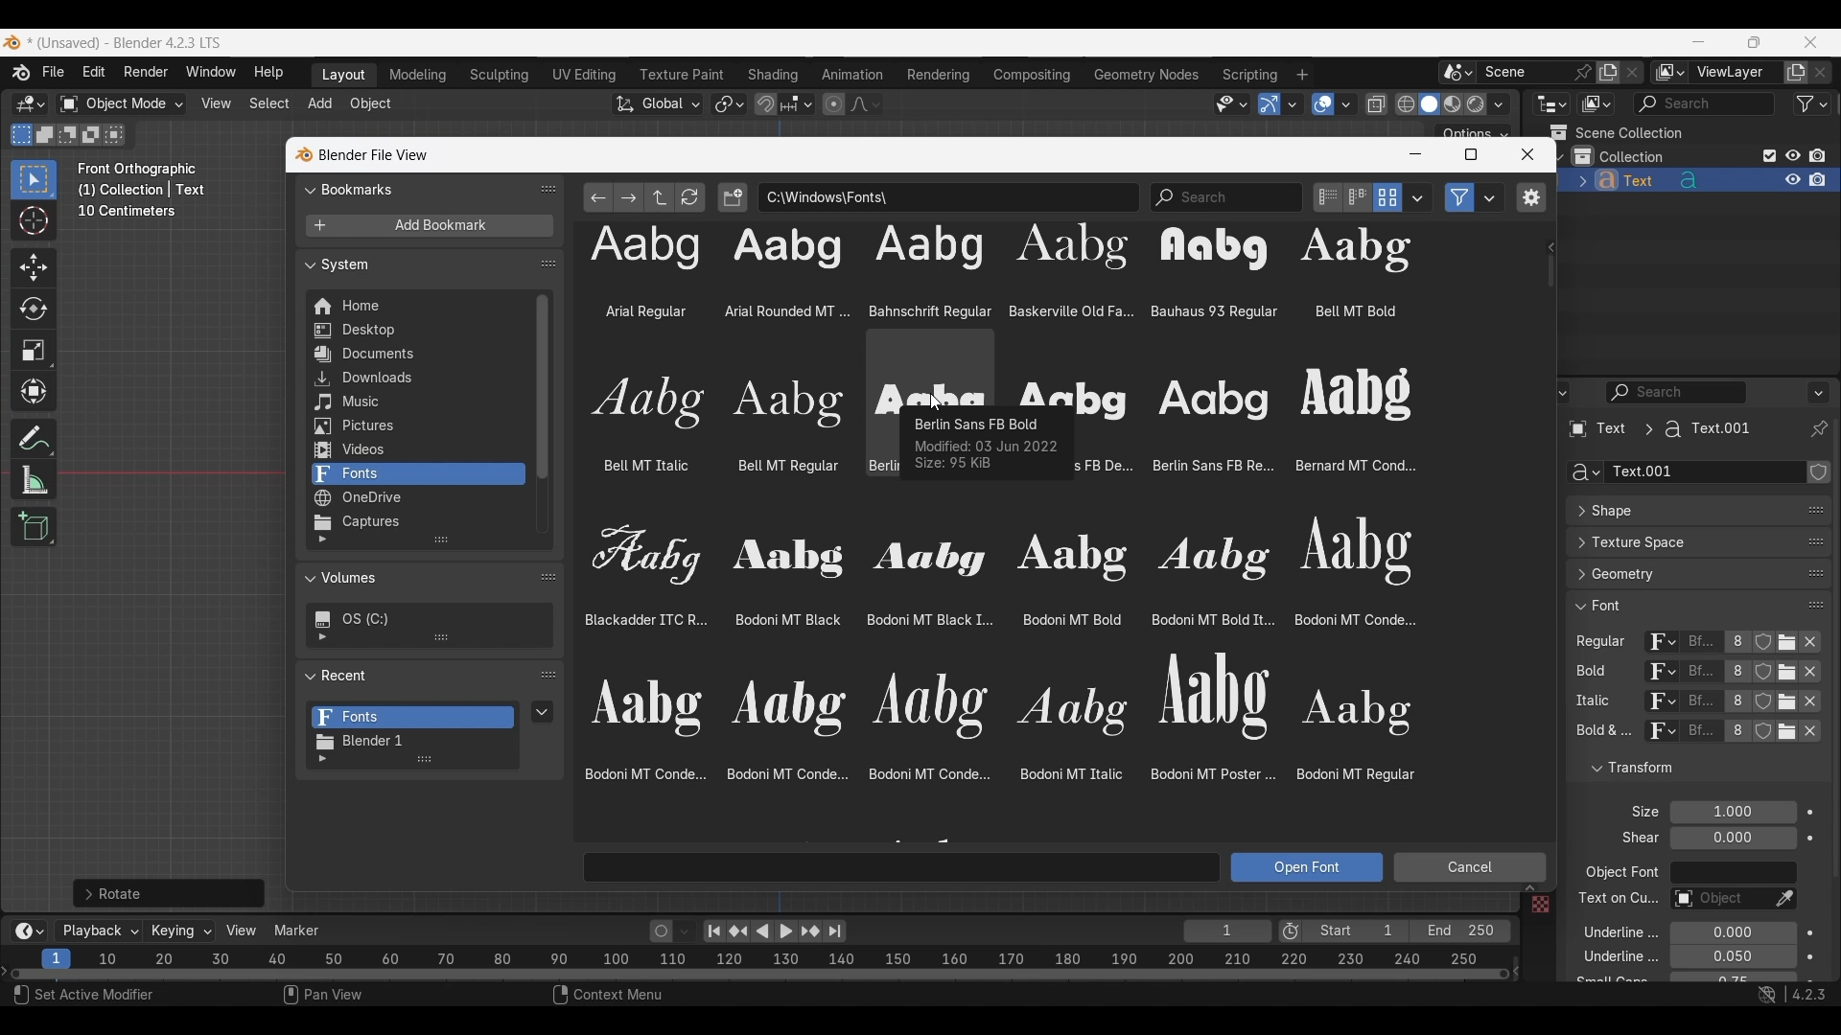 The width and height of the screenshot is (1841, 1035). What do you see at coordinates (938, 74) in the screenshot?
I see `Rendering workspace` at bounding box center [938, 74].